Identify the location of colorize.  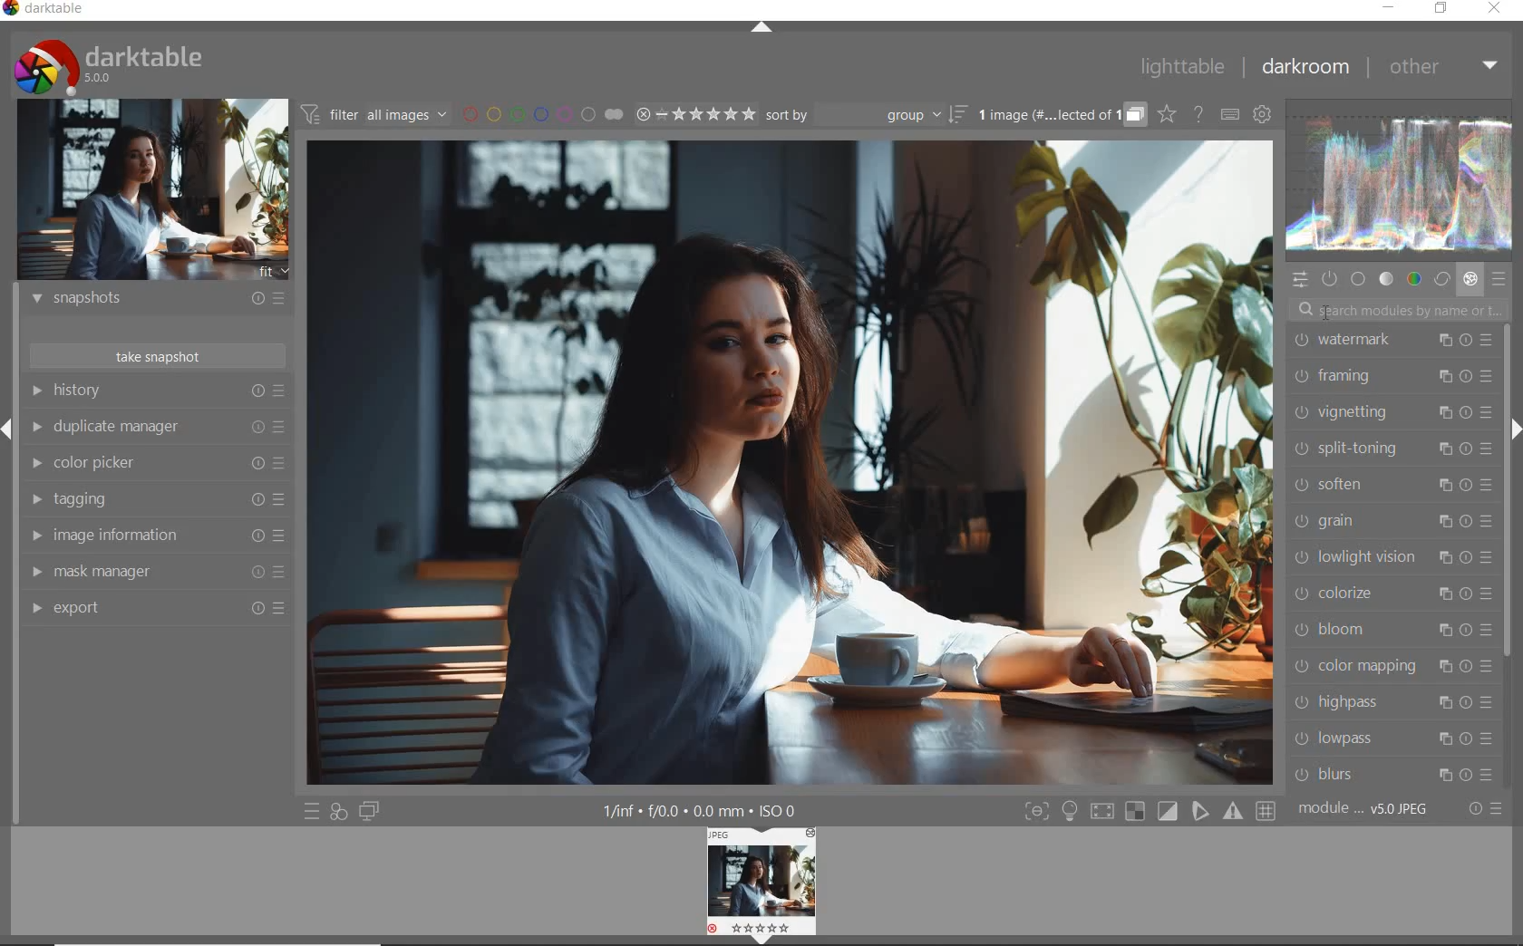
(1391, 594).